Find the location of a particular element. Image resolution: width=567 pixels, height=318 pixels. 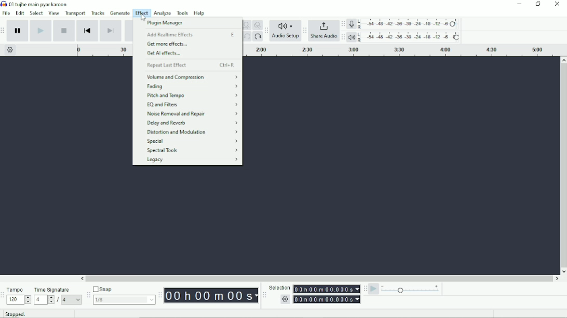

Minimize is located at coordinates (517, 4).